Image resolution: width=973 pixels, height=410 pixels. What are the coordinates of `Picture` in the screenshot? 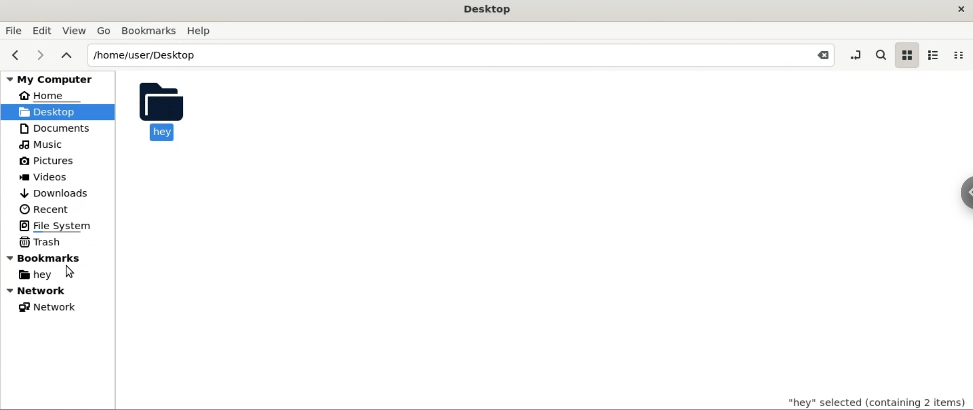 It's located at (53, 161).